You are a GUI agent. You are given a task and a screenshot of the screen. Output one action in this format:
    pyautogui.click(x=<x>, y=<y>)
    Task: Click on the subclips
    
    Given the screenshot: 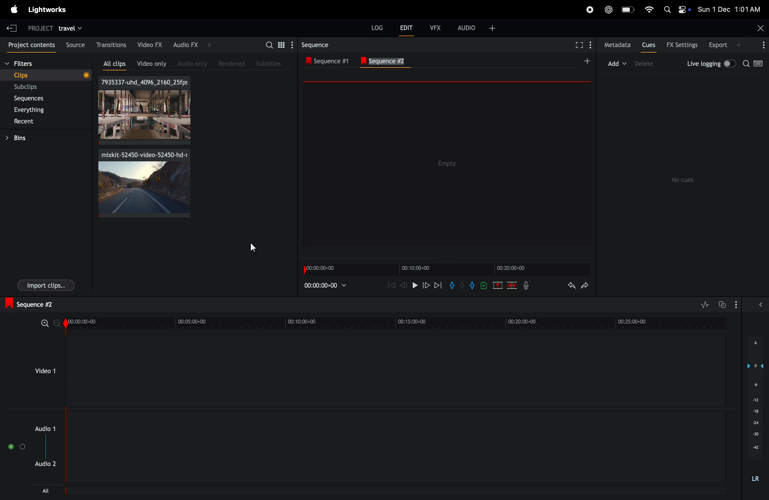 What is the action you would take?
    pyautogui.click(x=42, y=87)
    